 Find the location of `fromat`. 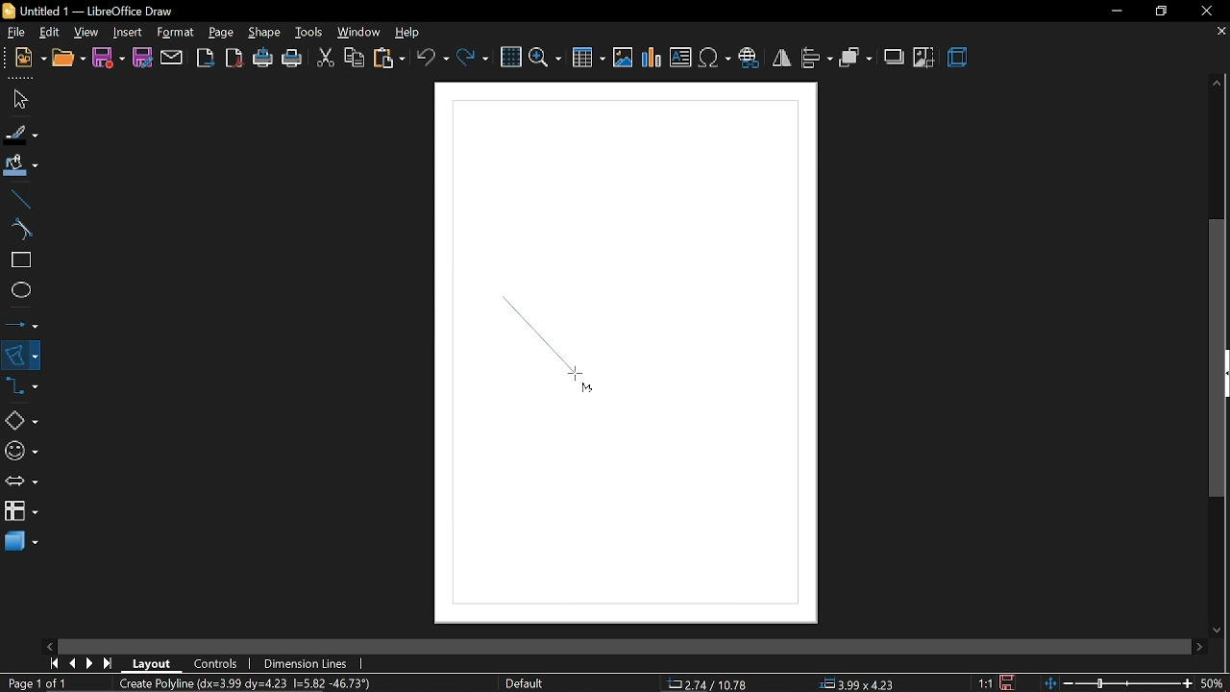

fromat is located at coordinates (175, 33).